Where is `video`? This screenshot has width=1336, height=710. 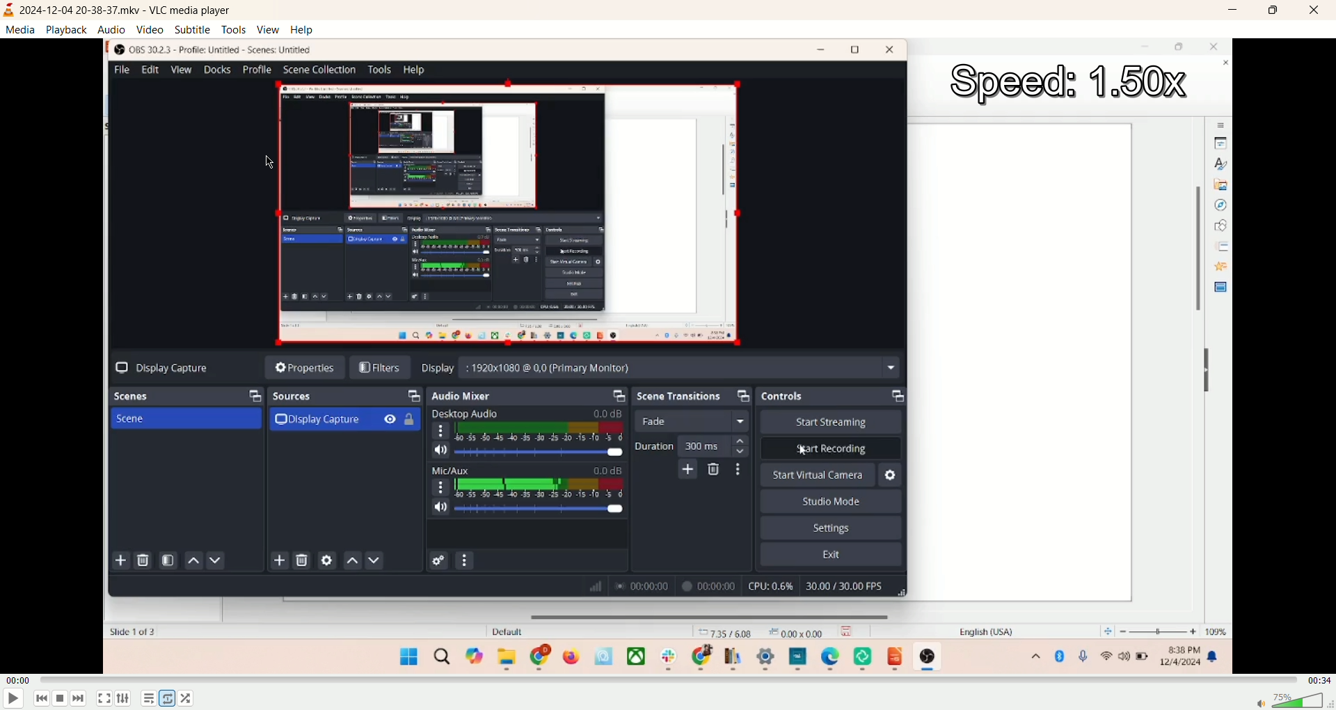 video is located at coordinates (151, 29).